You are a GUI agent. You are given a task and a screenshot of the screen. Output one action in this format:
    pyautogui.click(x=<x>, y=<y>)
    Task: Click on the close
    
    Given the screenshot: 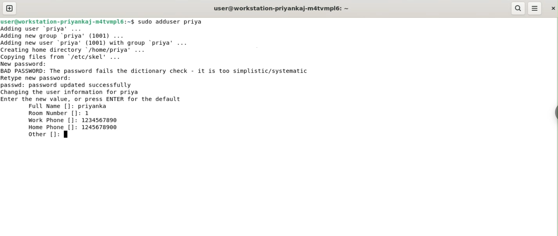 What is the action you would take?
    pyautogui.click(x=552, y=7)
    